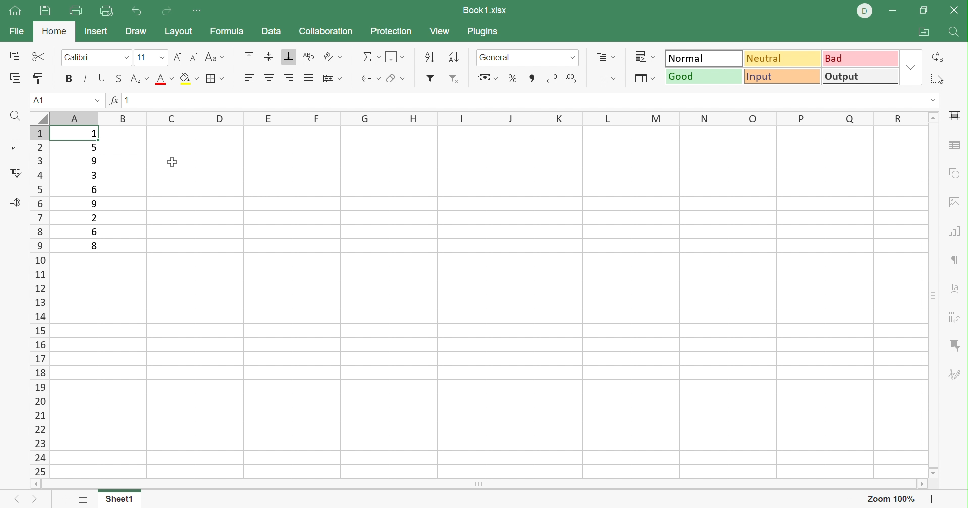 The image size is (968, 508). What do you see at coordinates (956, 285) in the screenshot?
I see `Text Art settings` at bounding box center [956, 285].